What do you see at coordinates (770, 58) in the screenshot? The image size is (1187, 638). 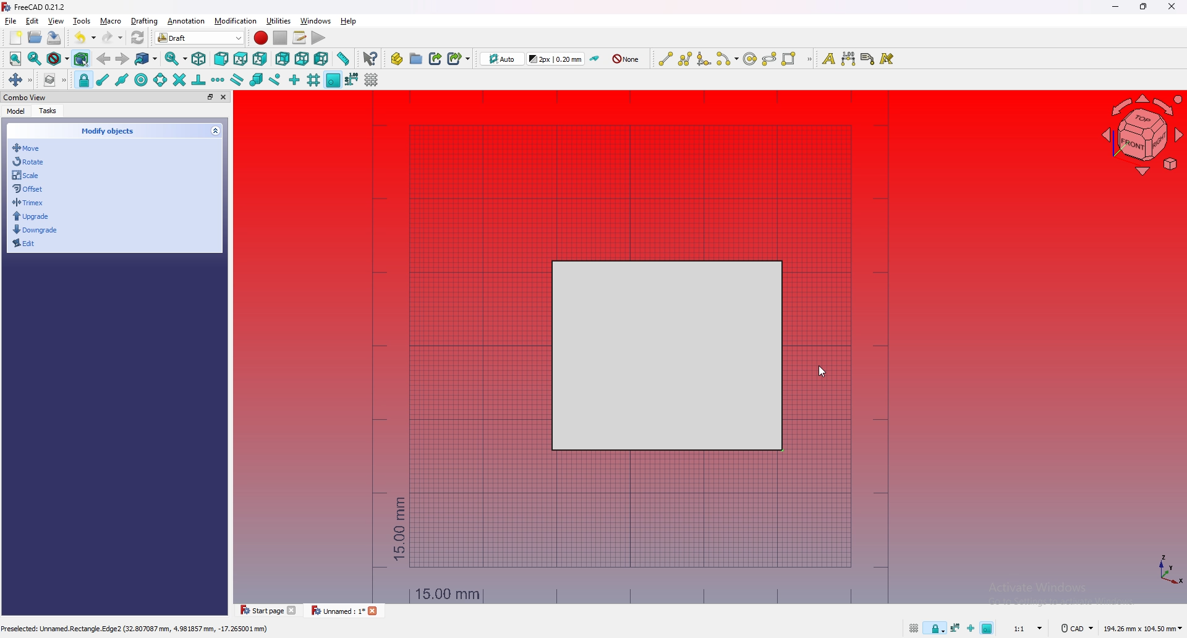 I see `ellipse` at bounding box center [770, 58].